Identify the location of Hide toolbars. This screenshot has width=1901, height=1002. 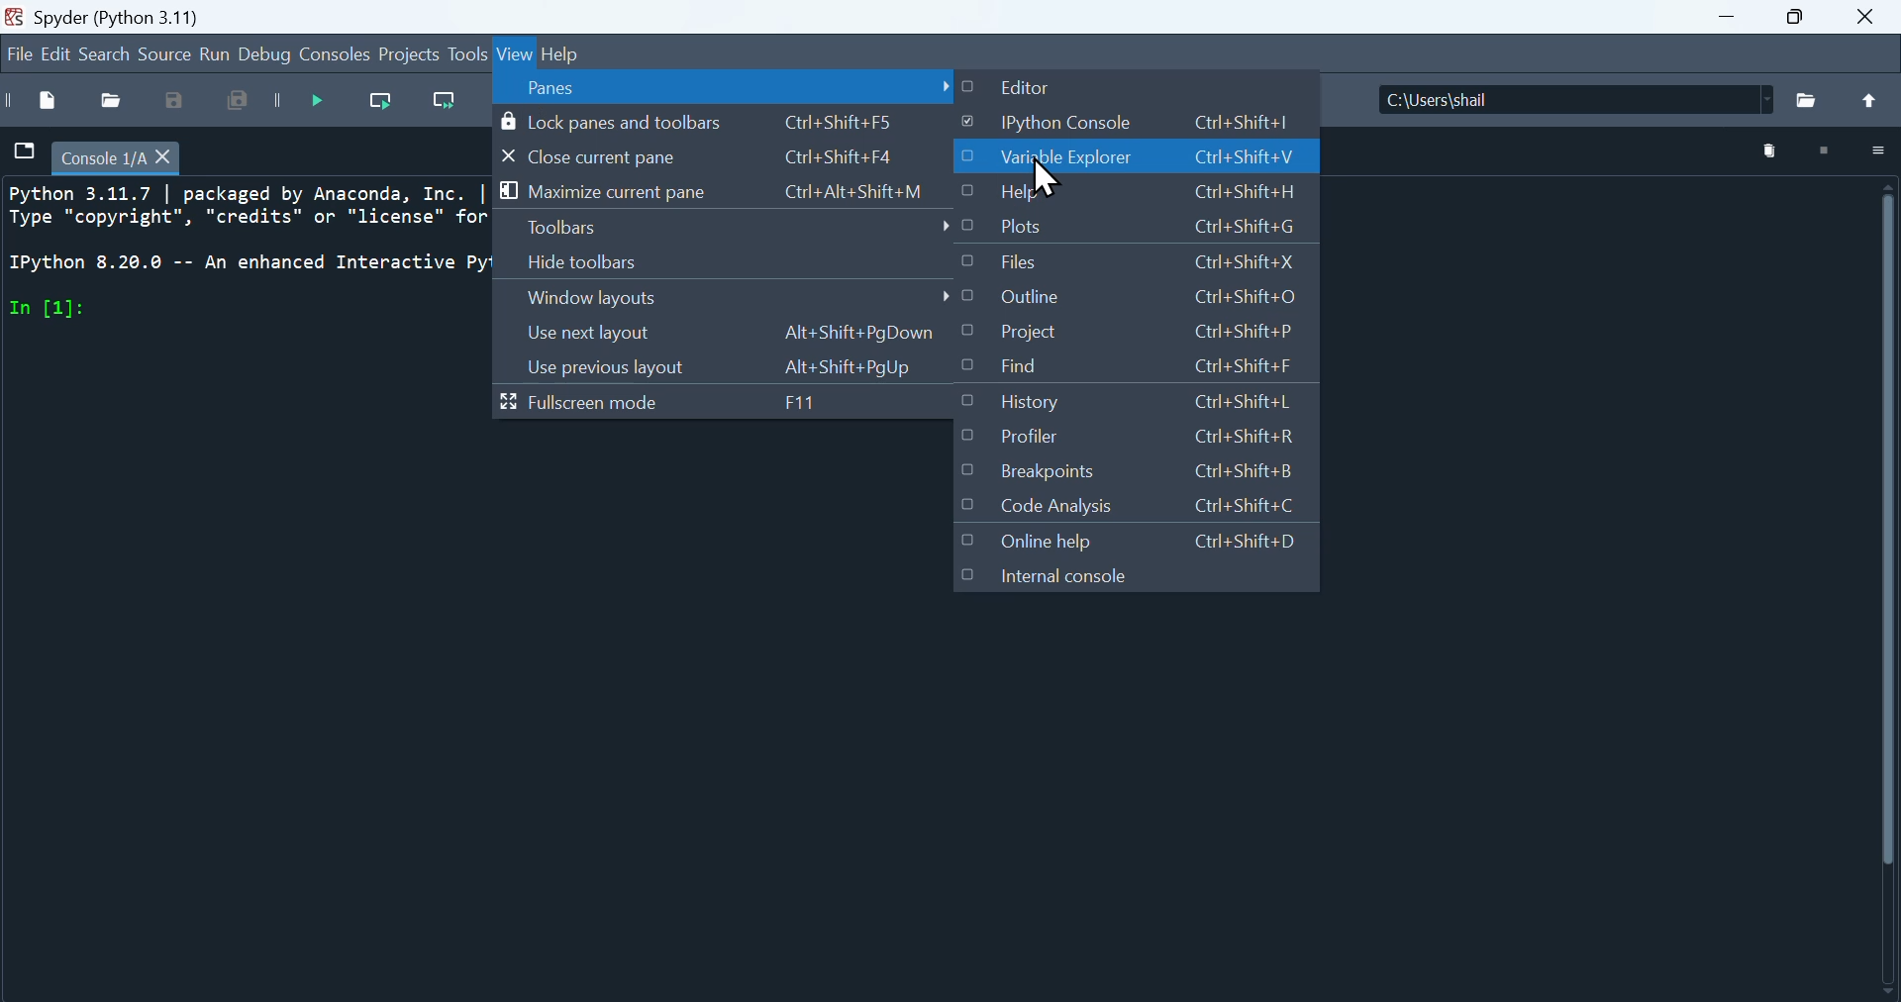
(573, 262).